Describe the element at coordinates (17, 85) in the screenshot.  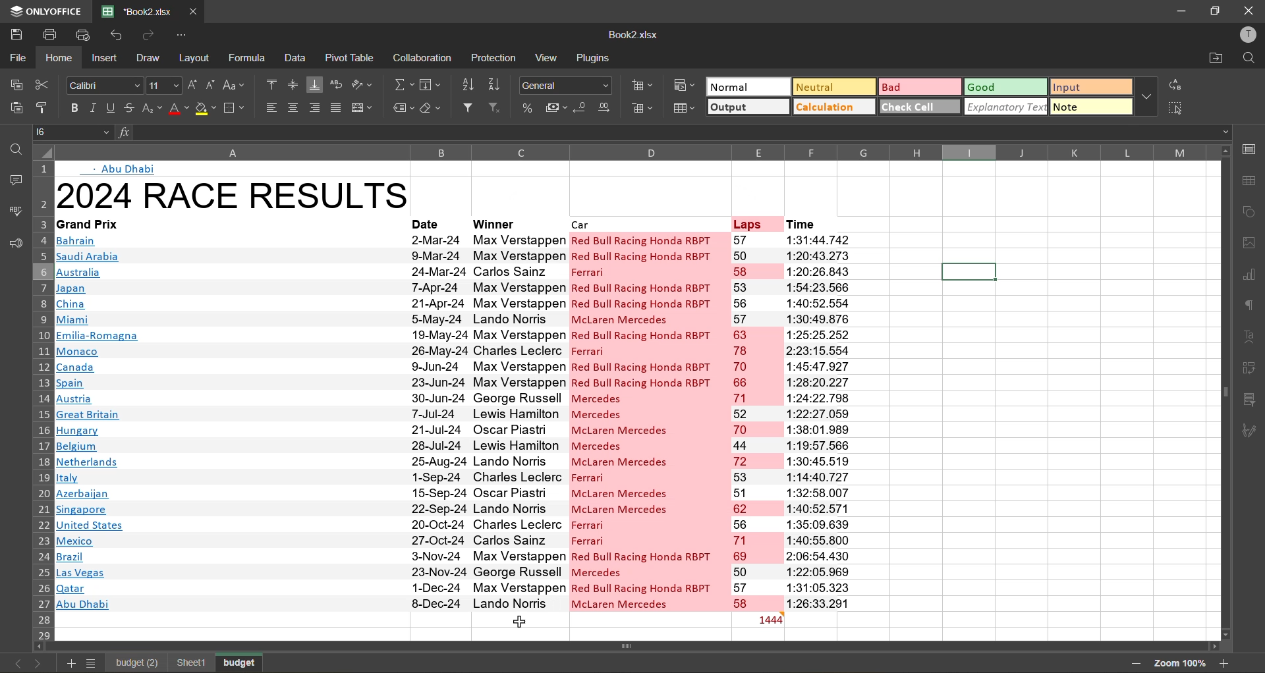
I see `copy` at that location.